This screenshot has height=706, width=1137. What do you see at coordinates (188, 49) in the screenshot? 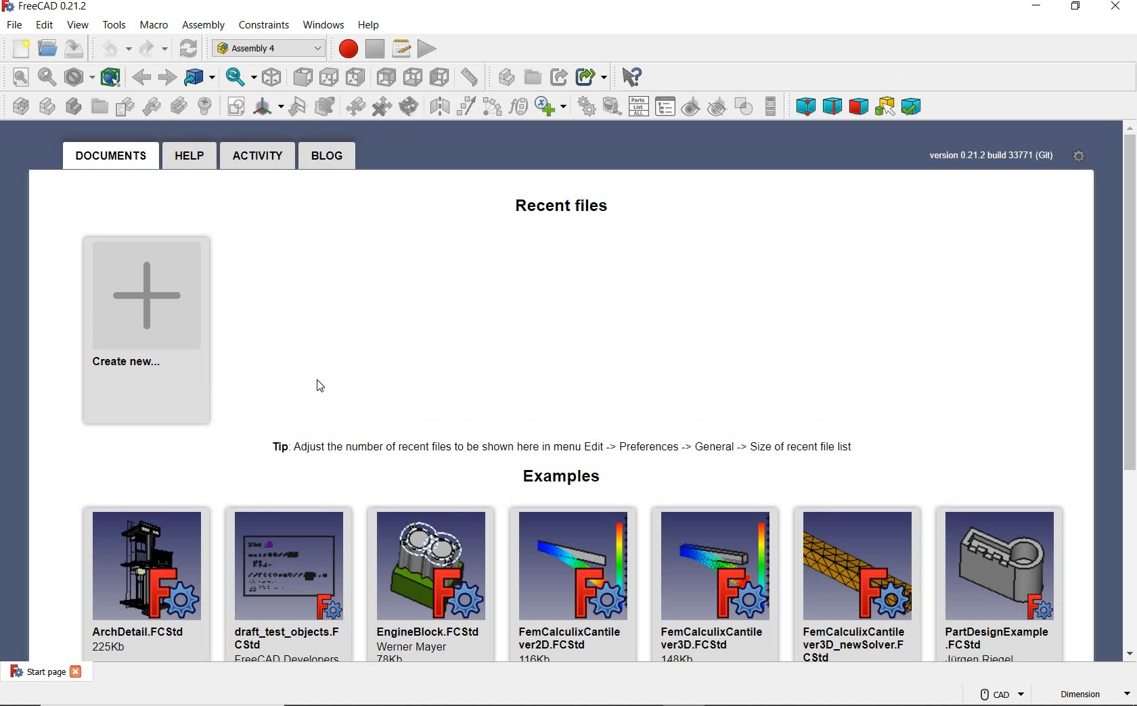
I see `refresh` at bounding box center [188, 49].